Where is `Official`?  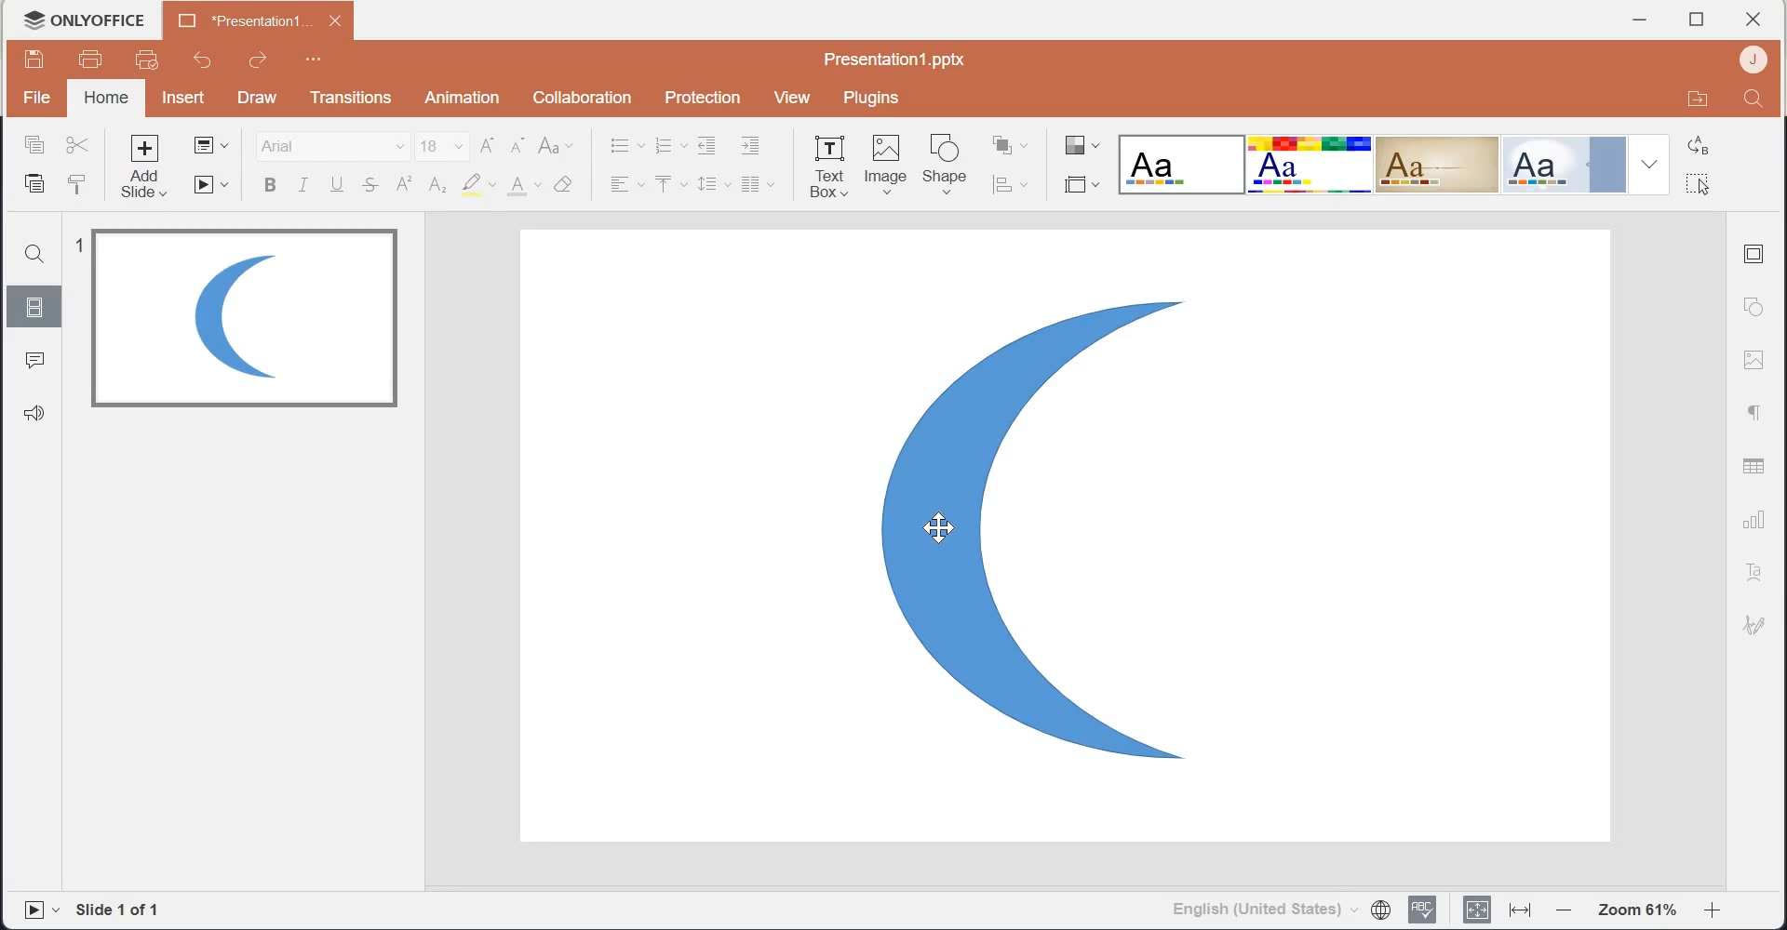
Official is located at coordinates (1564, 164).